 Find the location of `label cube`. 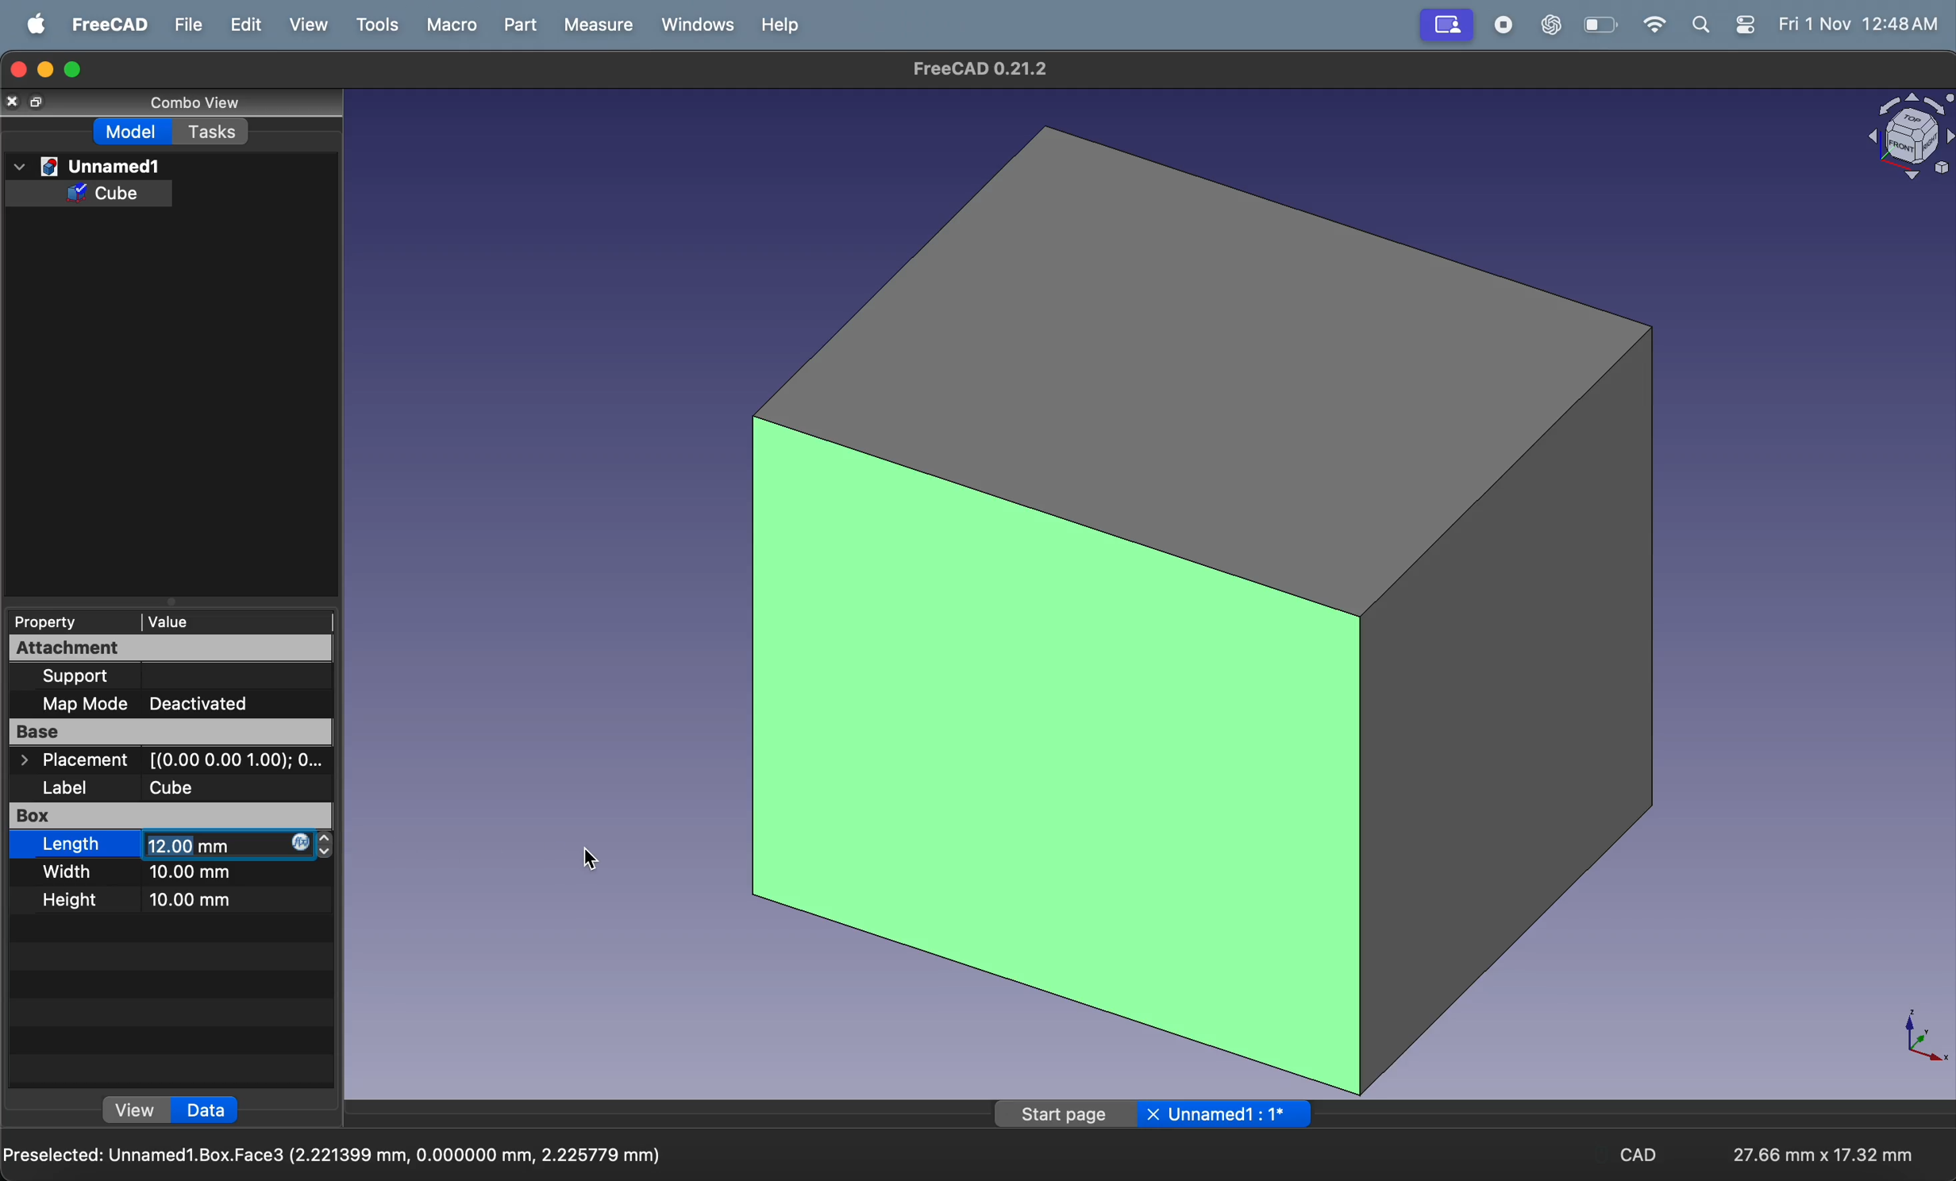

label cube is located at coordinates (146, 787).